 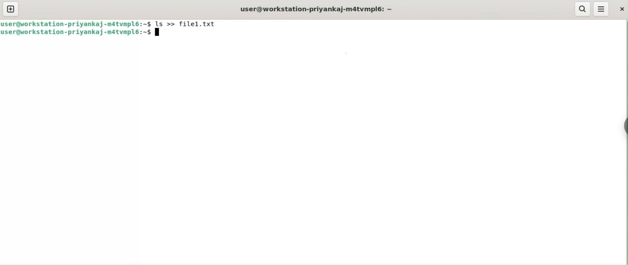 What do you see at coordinates (313, 9) in the screenshot?
I see `user@workstation-priyankaj-m4tvmpl6: ~` at bounding box center [313, 9].